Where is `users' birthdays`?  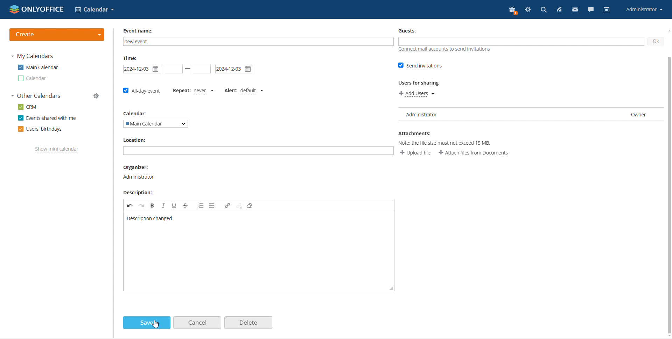 users' birthdays is located at coordinates (41, 129).